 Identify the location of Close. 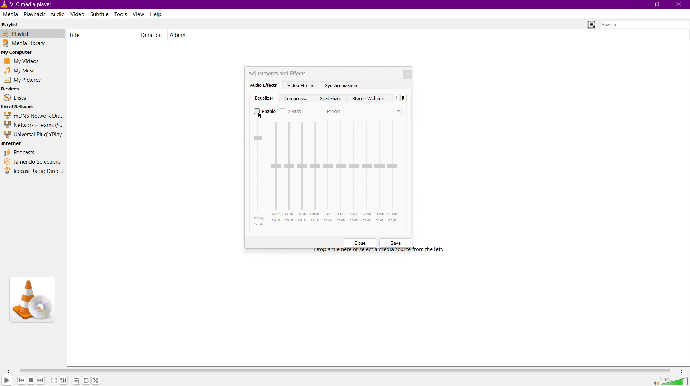
(681, 5).